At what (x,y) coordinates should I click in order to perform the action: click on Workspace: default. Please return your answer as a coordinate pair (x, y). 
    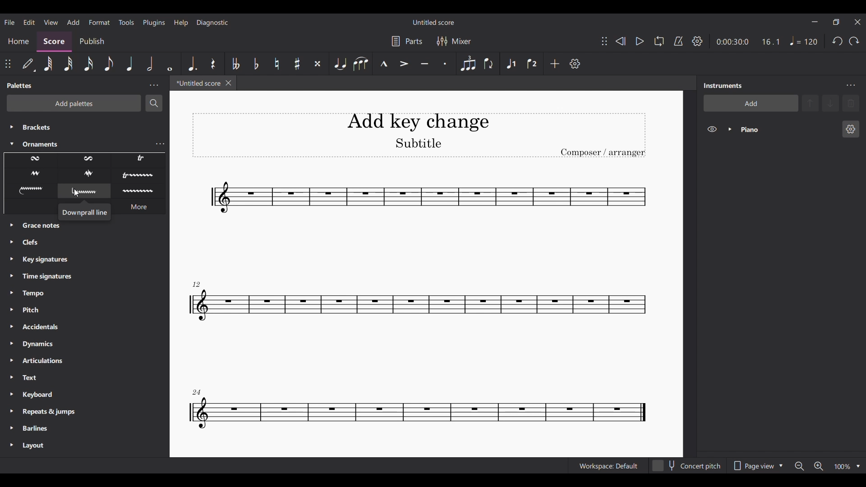
    Looking at the image, I should click on (608, 465).